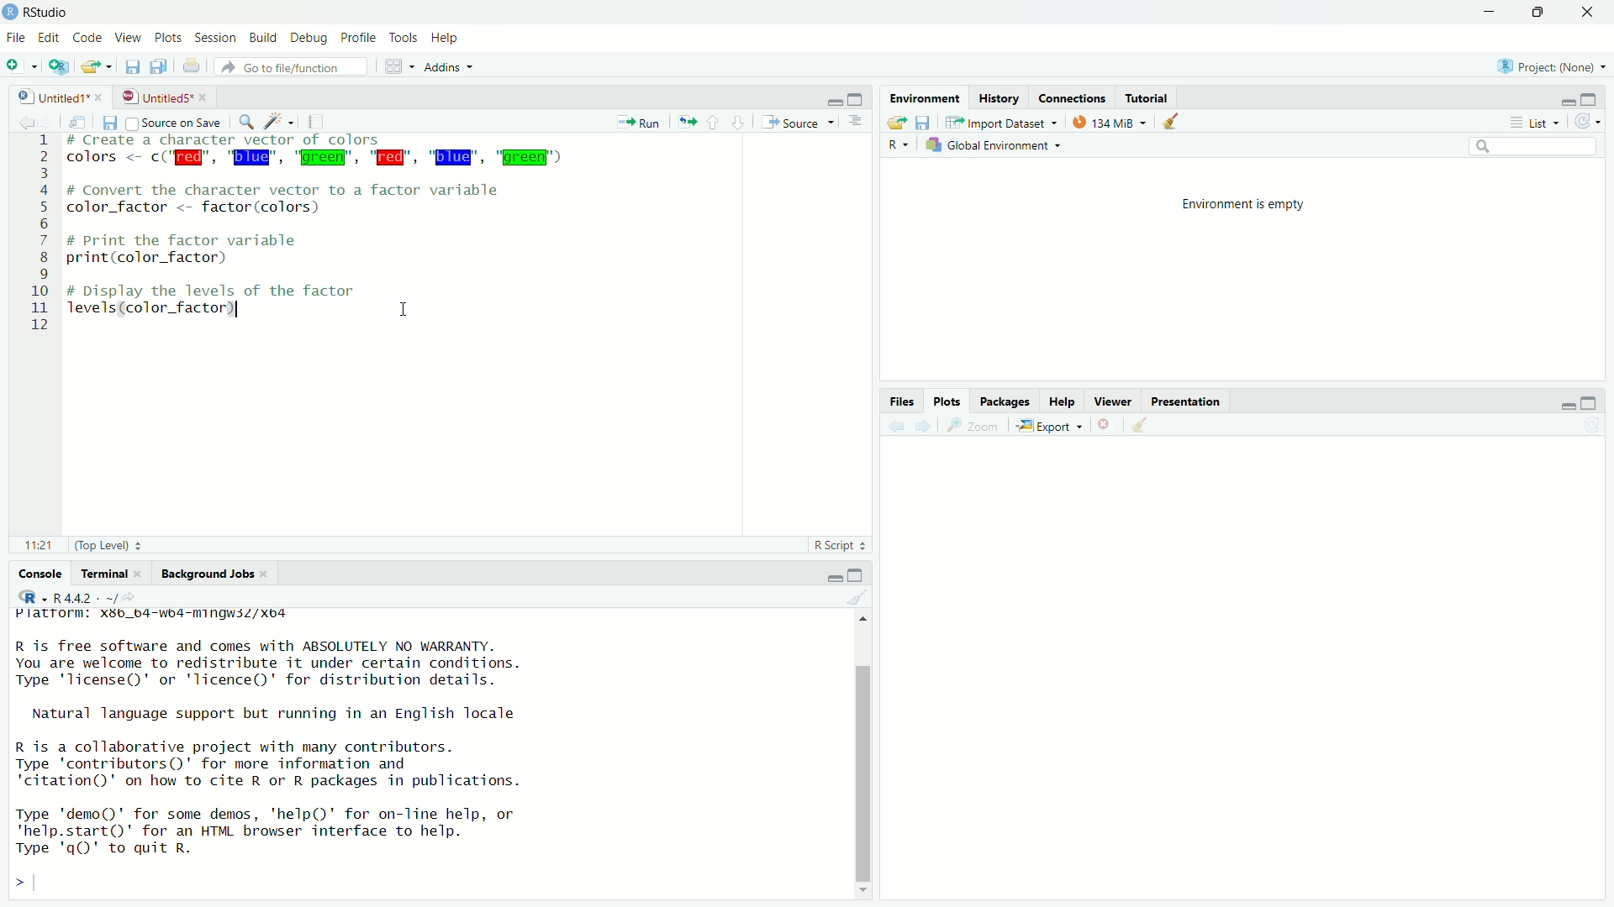 This screenshot has width=1614, height=907. Describe the element at coordinates (398, 66) in the screenshot. I see `workspace panes` at that location.